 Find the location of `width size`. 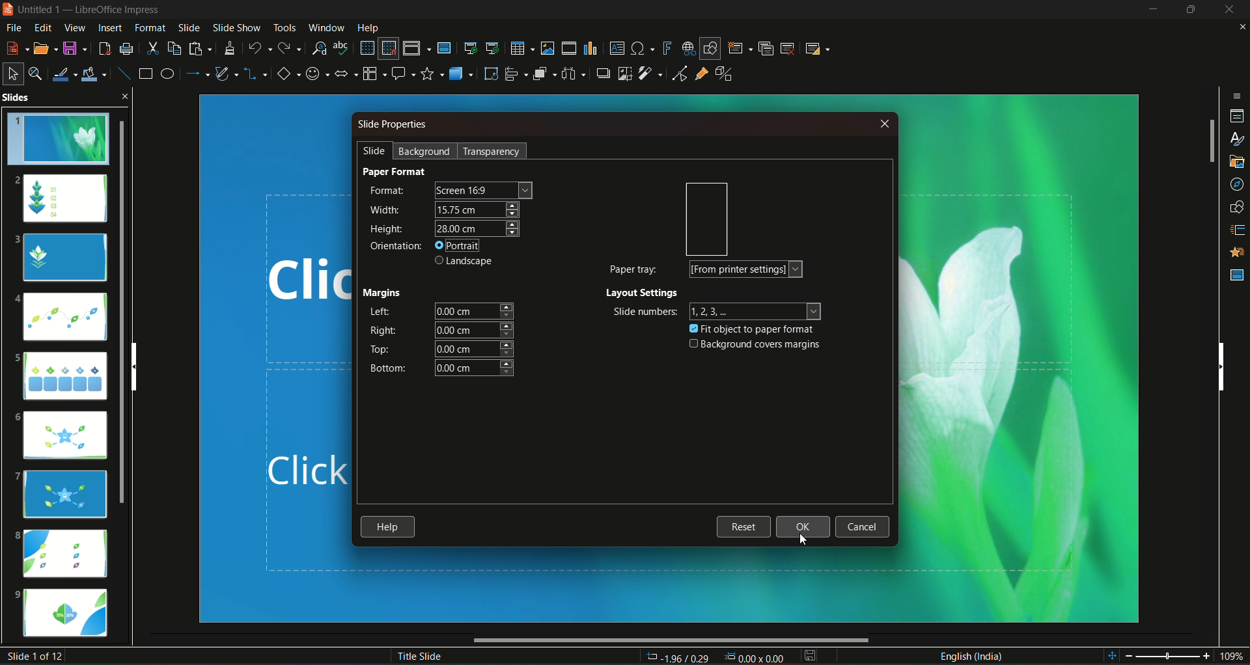

width size is located at coordinates (477, 209).